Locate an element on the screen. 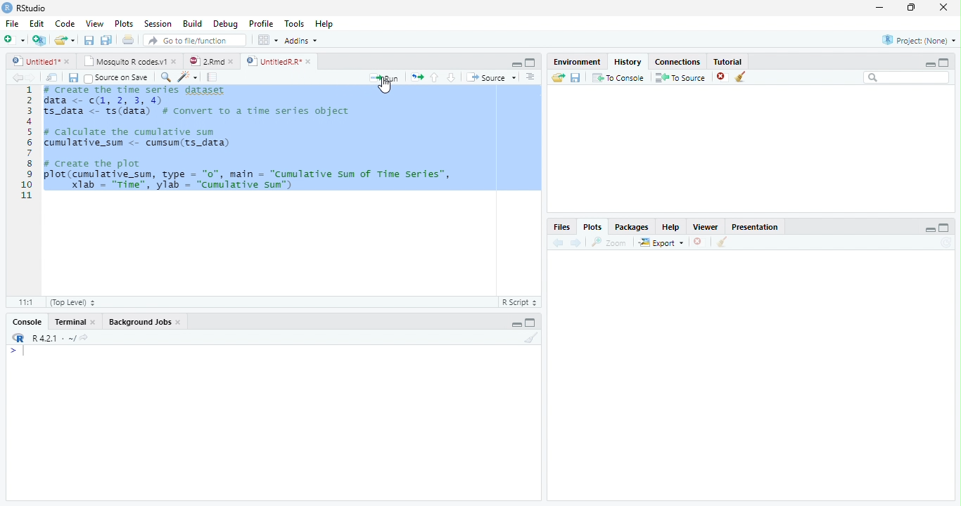 Image resolution: width=961 pixels, height=506 pixels. File is located at coordinates (11, 24).